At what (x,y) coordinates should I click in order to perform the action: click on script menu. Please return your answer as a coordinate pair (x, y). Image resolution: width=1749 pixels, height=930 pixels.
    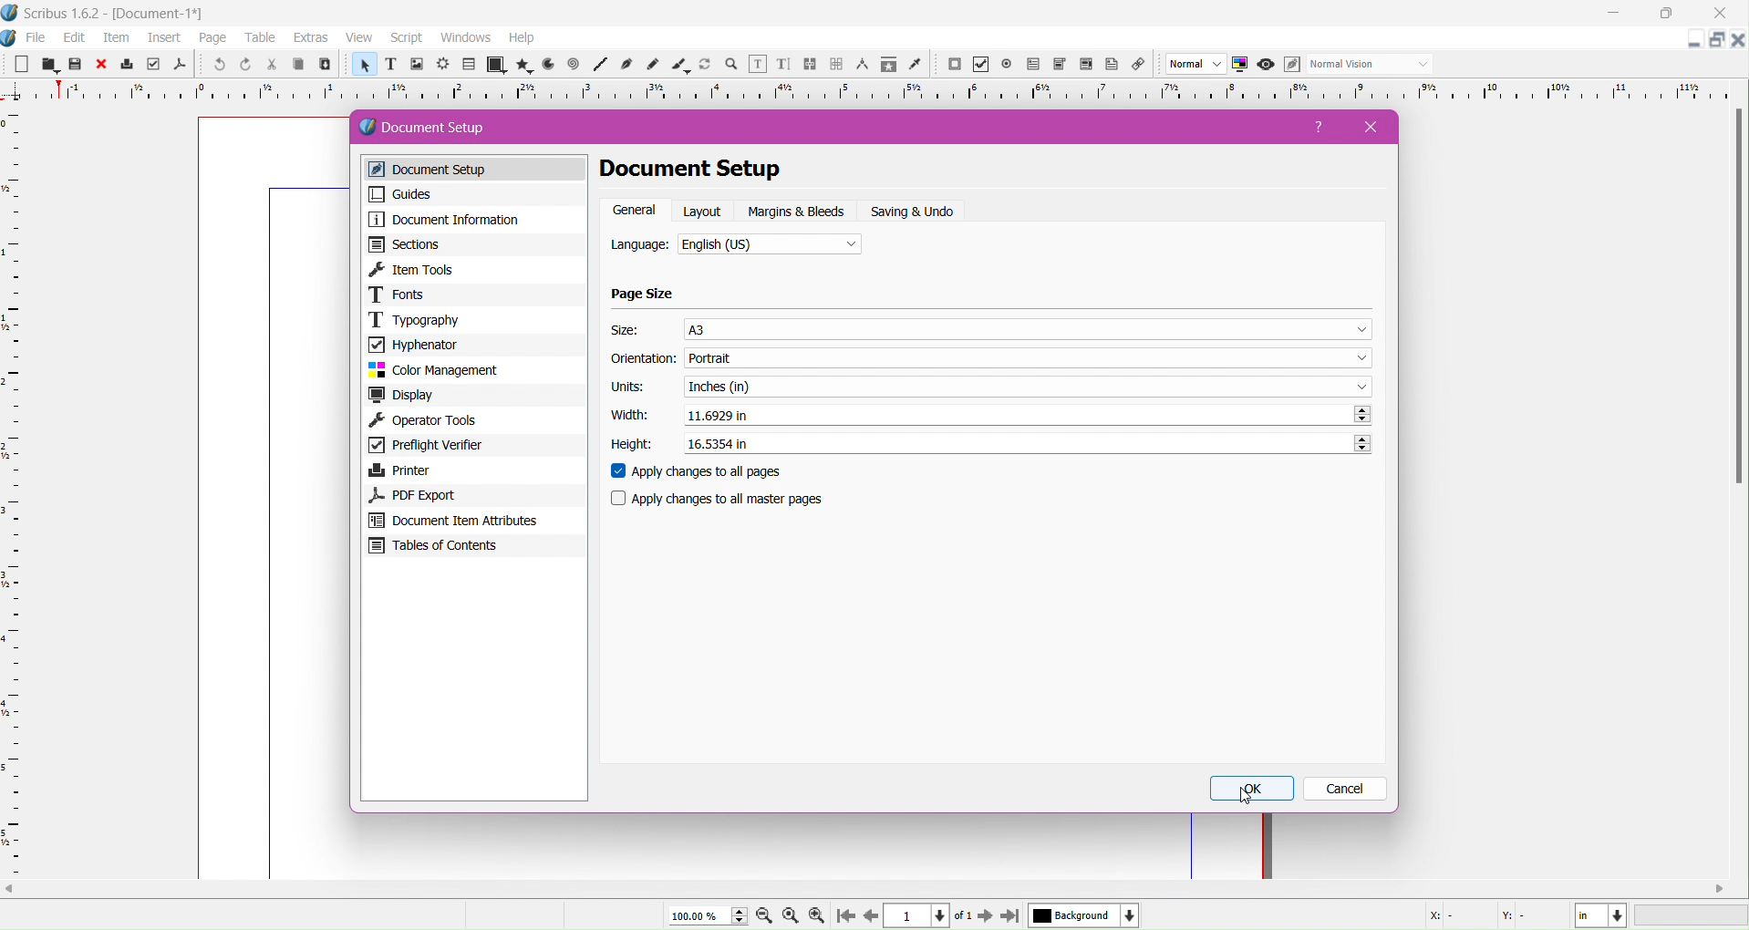
    Looking at the image, I should click on (409, 38).